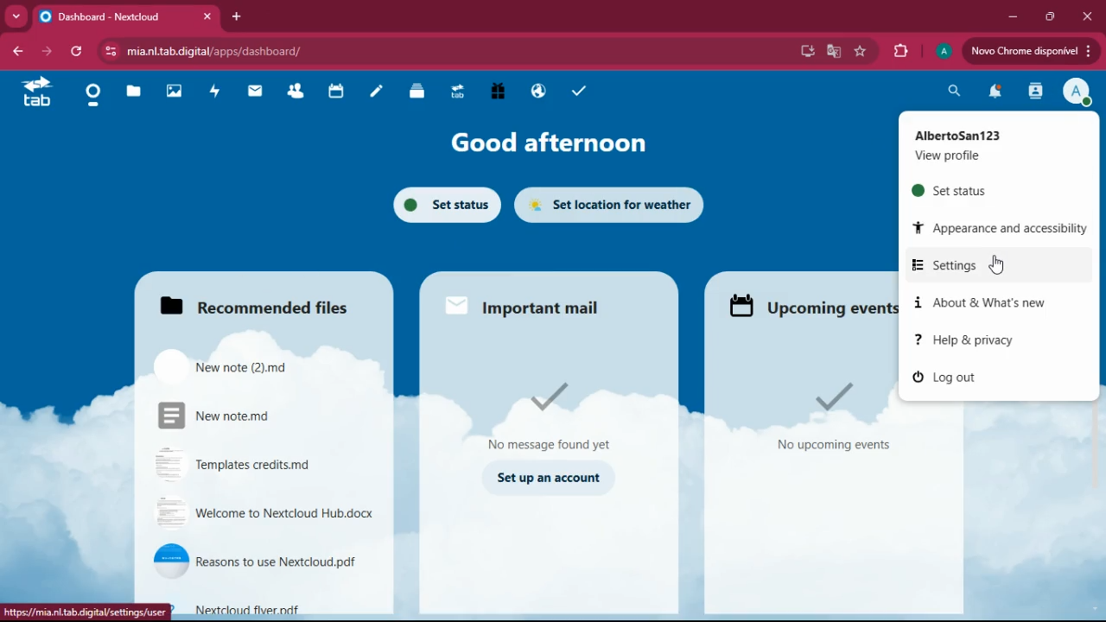 The width and height of the screenshot is (1106, 622). What do you see at coordinates (575, 92) in the screenshot?
I see `tasks` at bounding box center [575, 92].